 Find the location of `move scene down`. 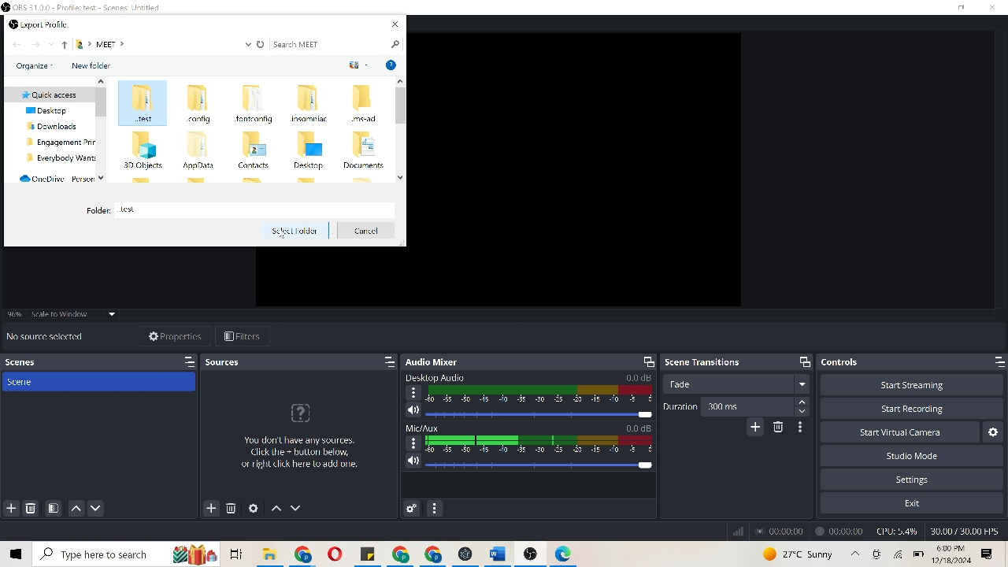

move scene down is located at coordinates (101, 507).